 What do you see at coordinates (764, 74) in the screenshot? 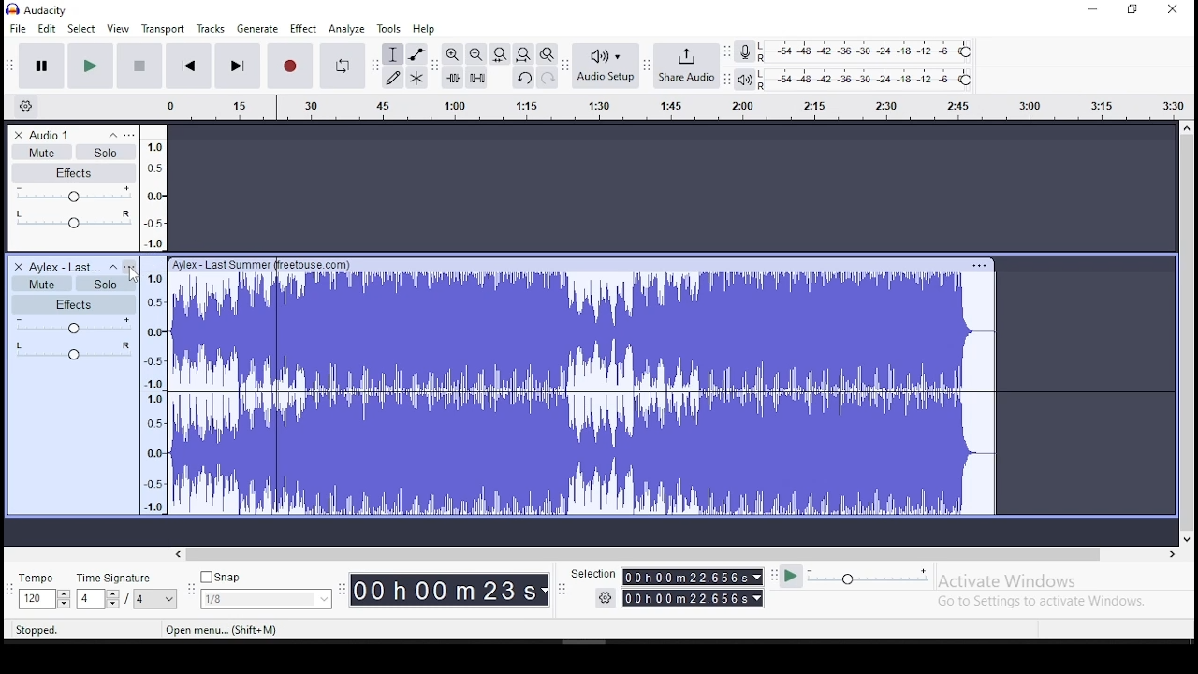
I see `L` at bounding box center [764, 74].